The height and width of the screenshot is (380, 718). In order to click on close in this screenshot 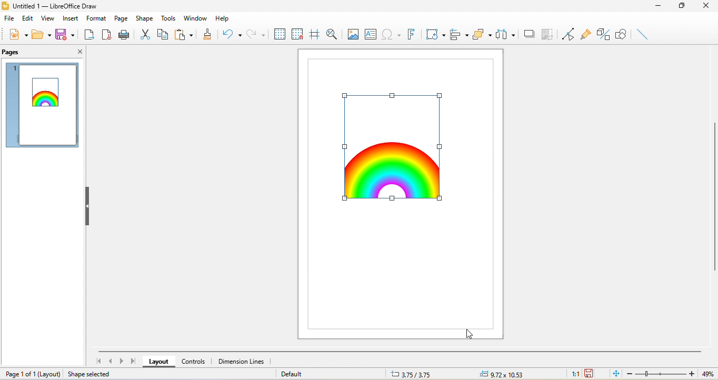, I will do `click(77, 53)`.